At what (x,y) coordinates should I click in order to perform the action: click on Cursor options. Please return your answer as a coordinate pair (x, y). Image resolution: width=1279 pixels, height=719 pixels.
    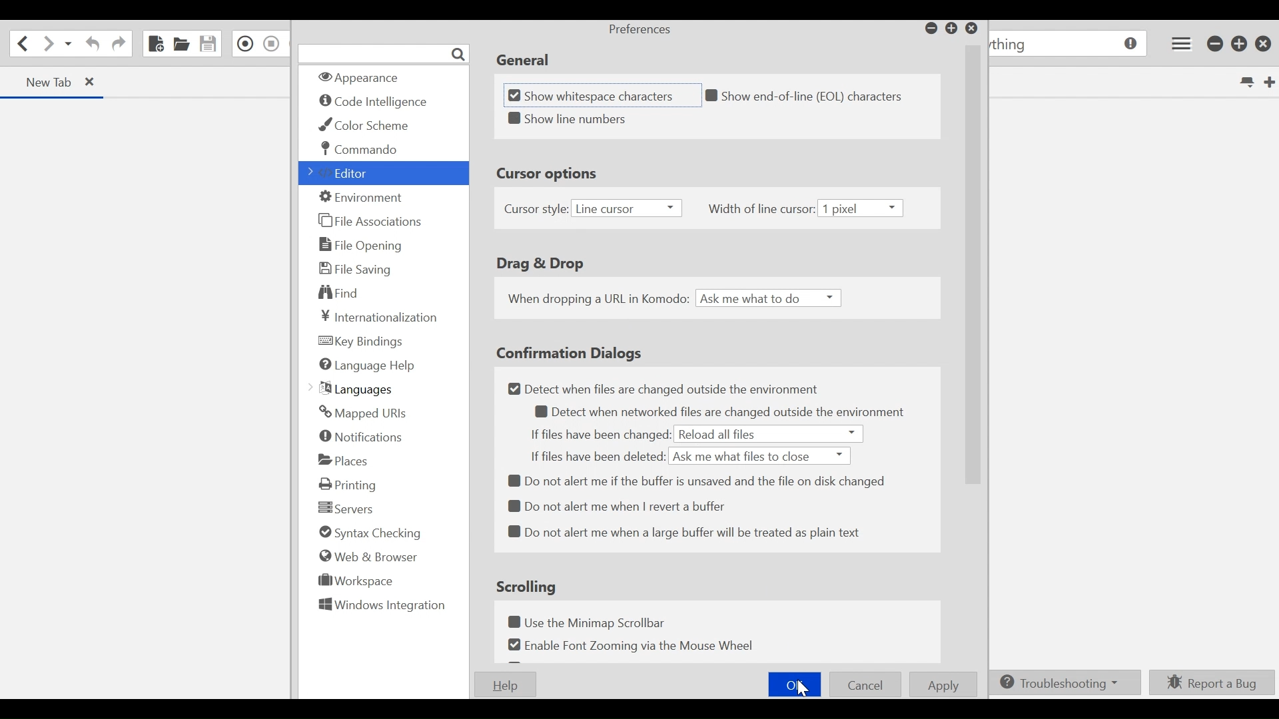
    Looking at the image, I should click on (552, 172).